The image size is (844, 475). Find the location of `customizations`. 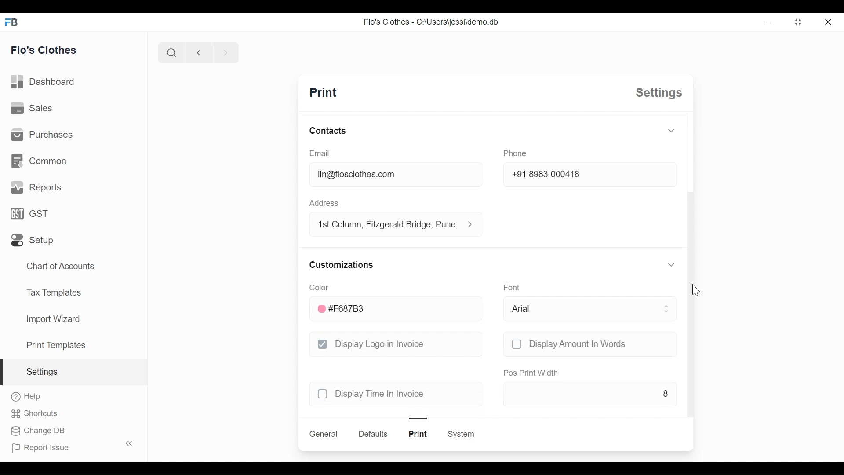

customizations is located at coordinates (342, 265).